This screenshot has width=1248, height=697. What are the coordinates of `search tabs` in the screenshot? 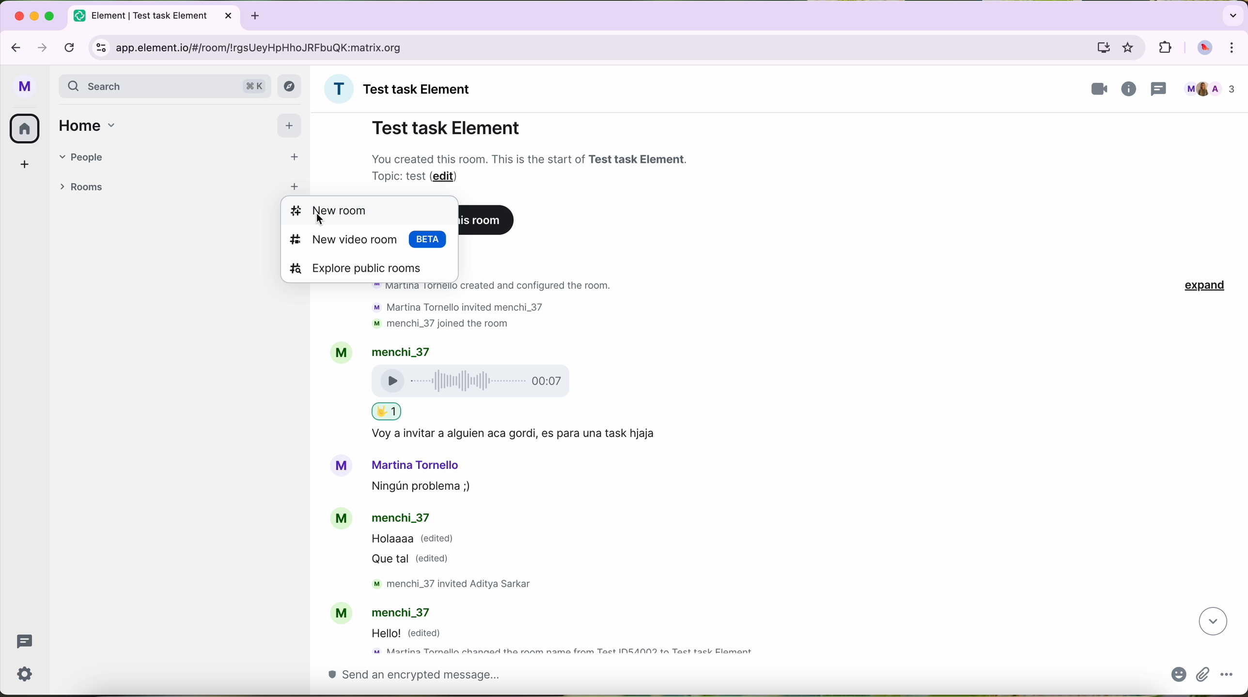 It's located at (1232, 15).